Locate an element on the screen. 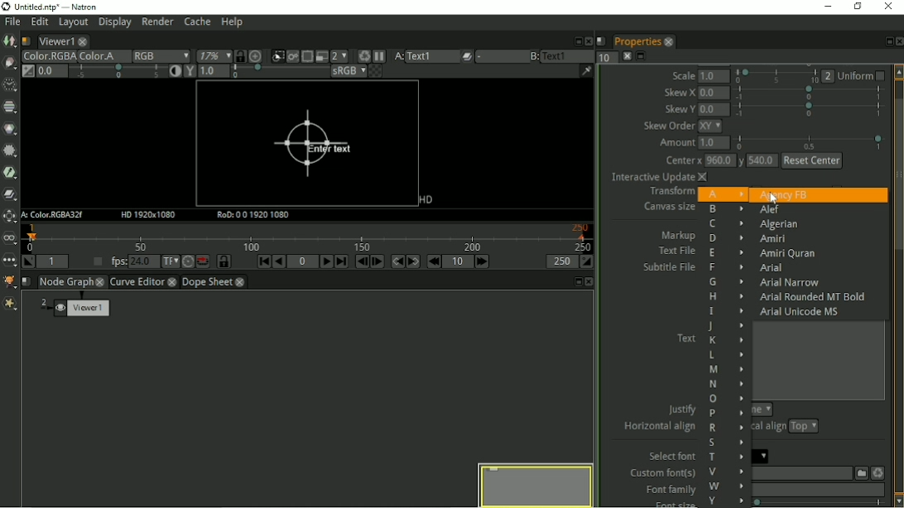  K is located at coordinates (725, 340).